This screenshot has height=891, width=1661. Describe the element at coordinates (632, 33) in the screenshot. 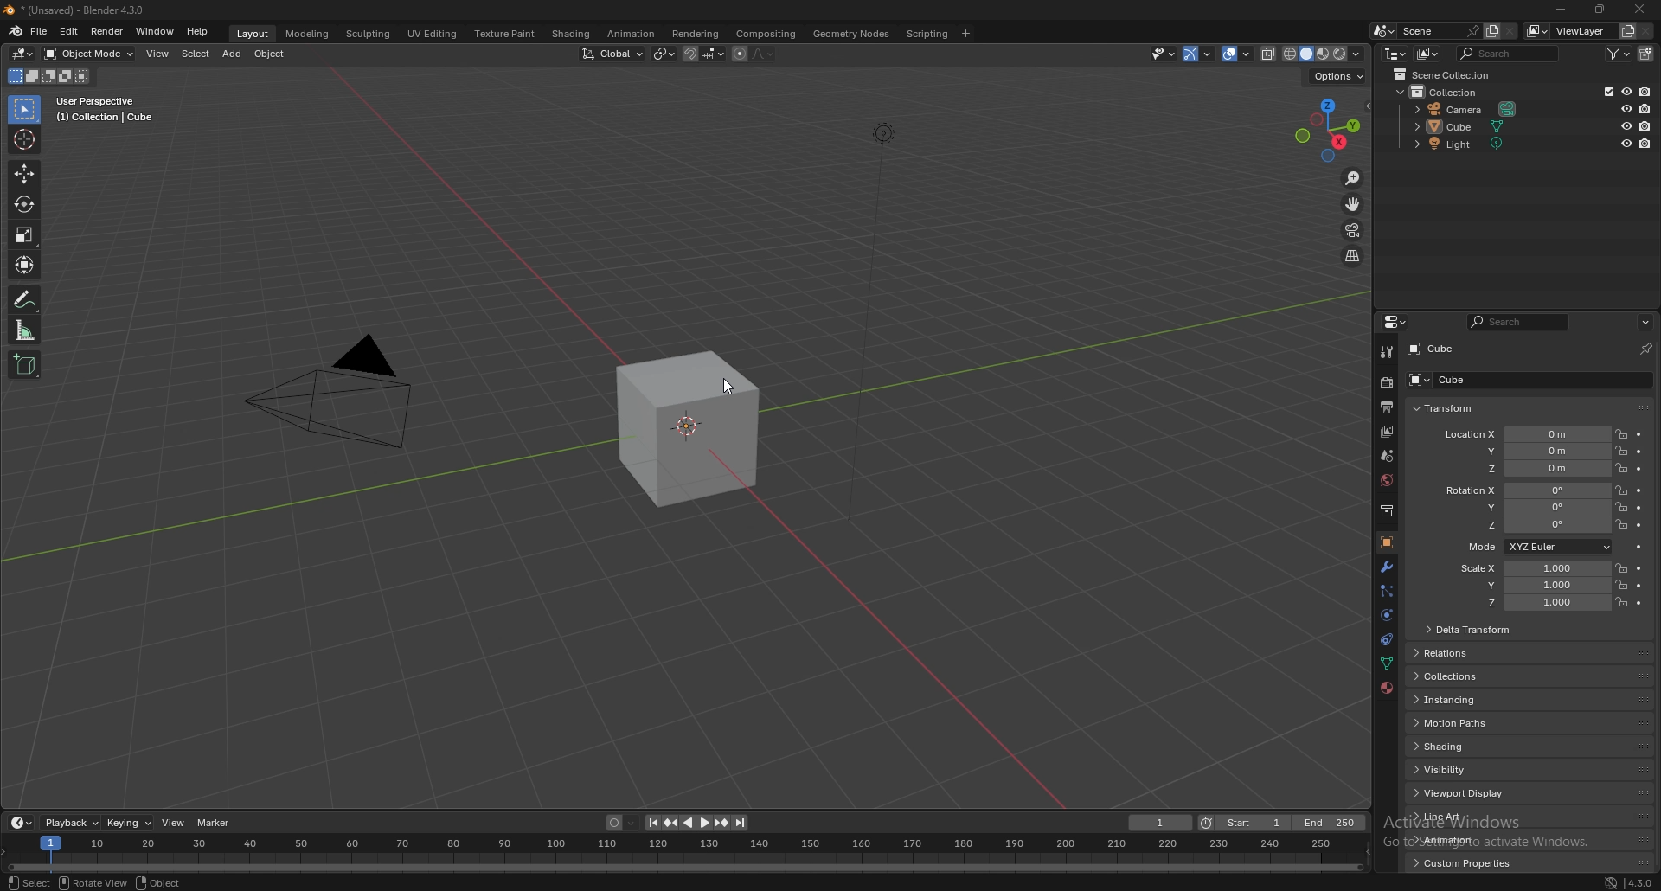

I see `animation` at that location.